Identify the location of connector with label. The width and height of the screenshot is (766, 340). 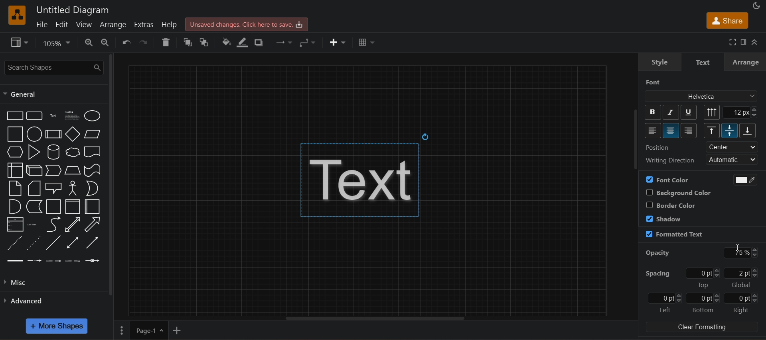
(34, 261).